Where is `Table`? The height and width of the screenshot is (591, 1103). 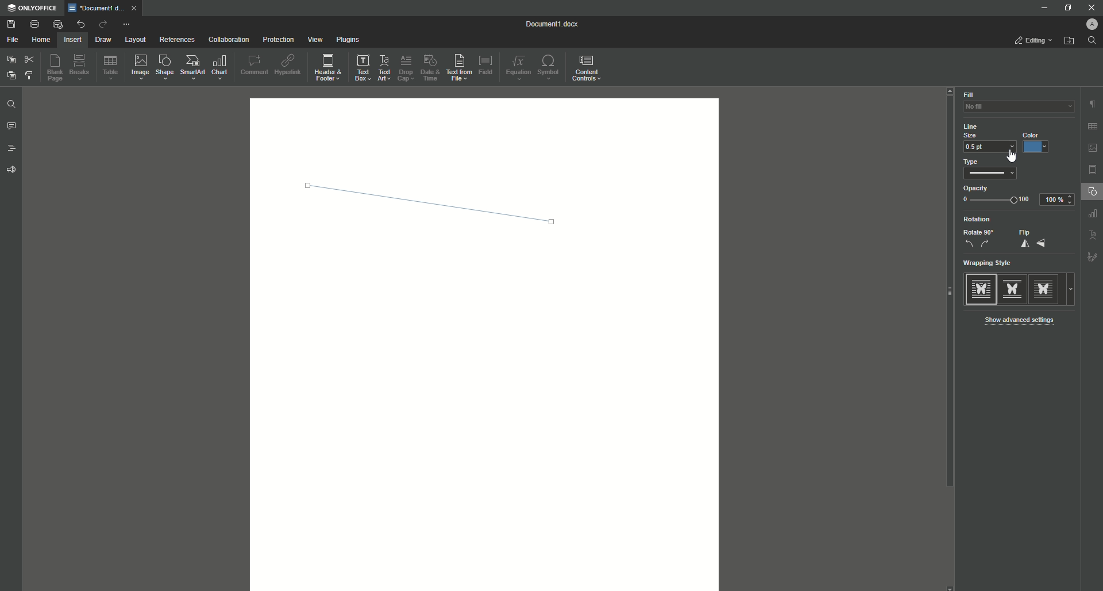
Table is located at coordinates (111, 70).